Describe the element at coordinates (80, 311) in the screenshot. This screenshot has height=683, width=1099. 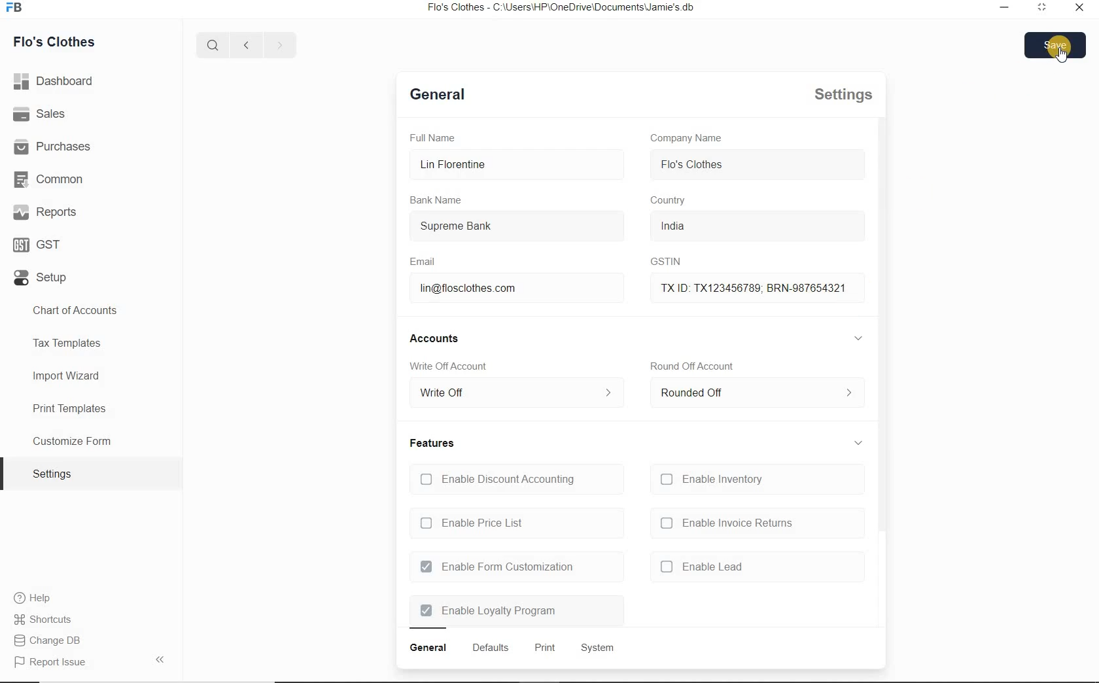
I see `Chart of Accounts` at that location.